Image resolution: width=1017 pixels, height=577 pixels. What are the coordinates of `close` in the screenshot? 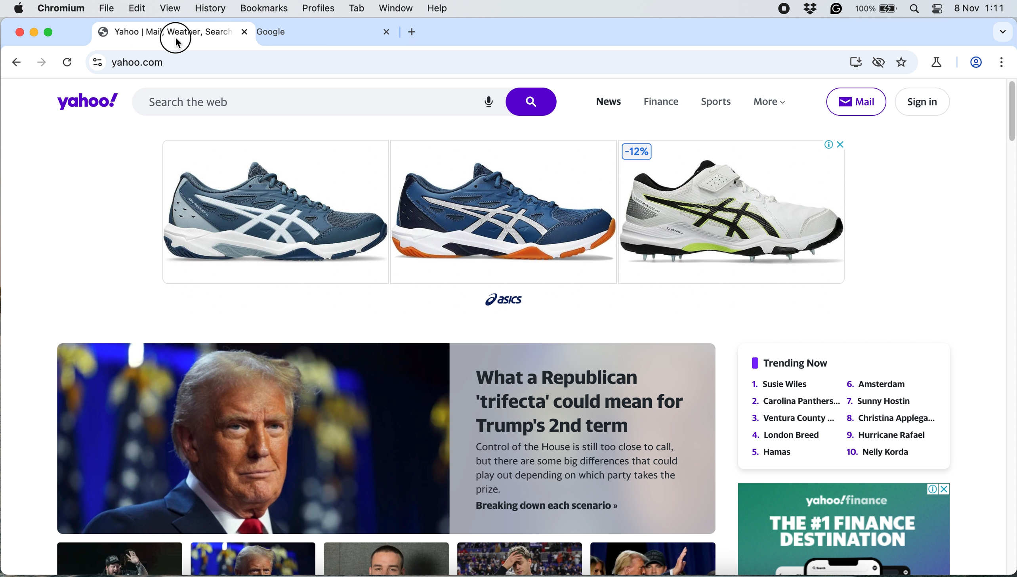 It's located at (242, 32).